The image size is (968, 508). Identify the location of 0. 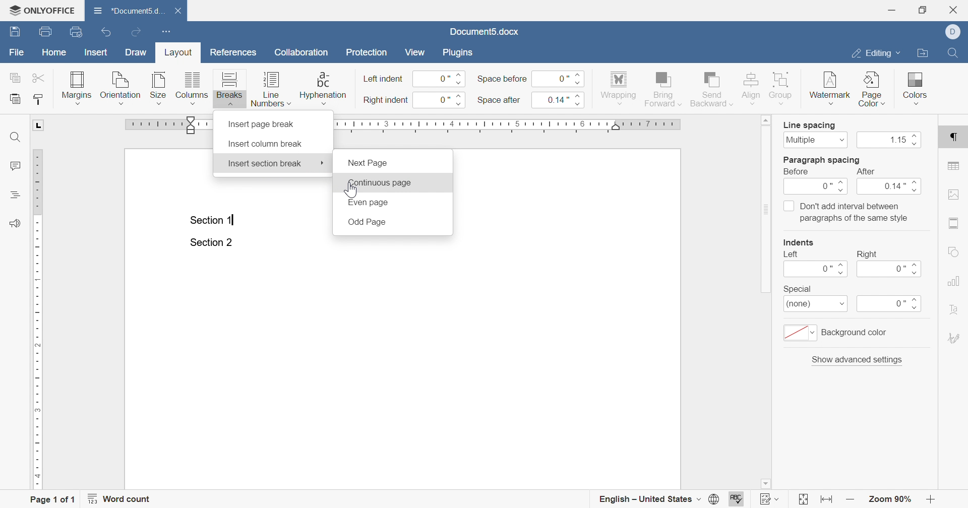
(559, 78).